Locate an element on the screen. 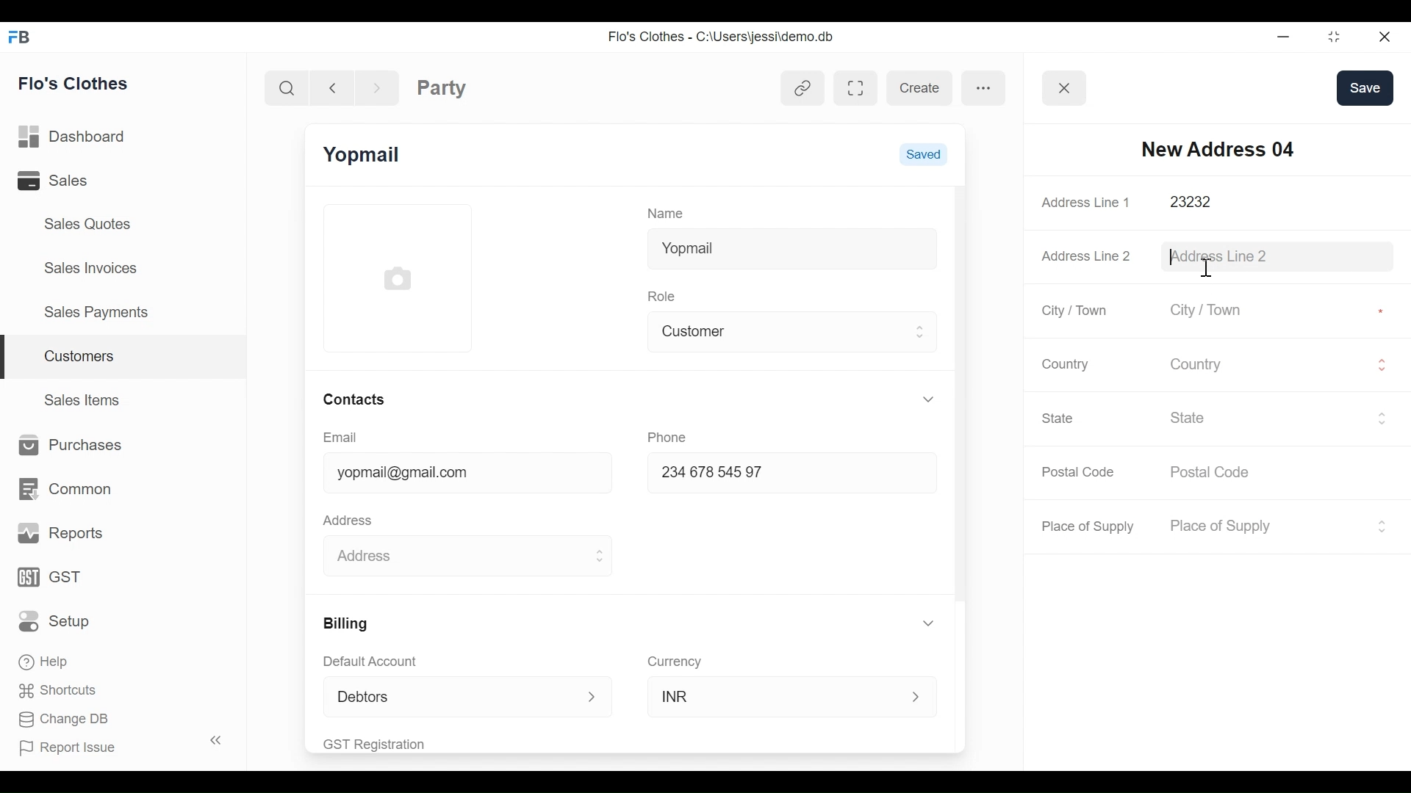 The height and width of the screenshot is (793, 1411). Expand is located at coordinates (1382, 365).